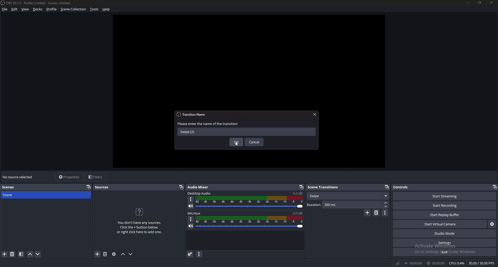  What do you see at coordinates (385, 213) in the screenshot?
I see `transition properties` at bounding box center [385, 213].